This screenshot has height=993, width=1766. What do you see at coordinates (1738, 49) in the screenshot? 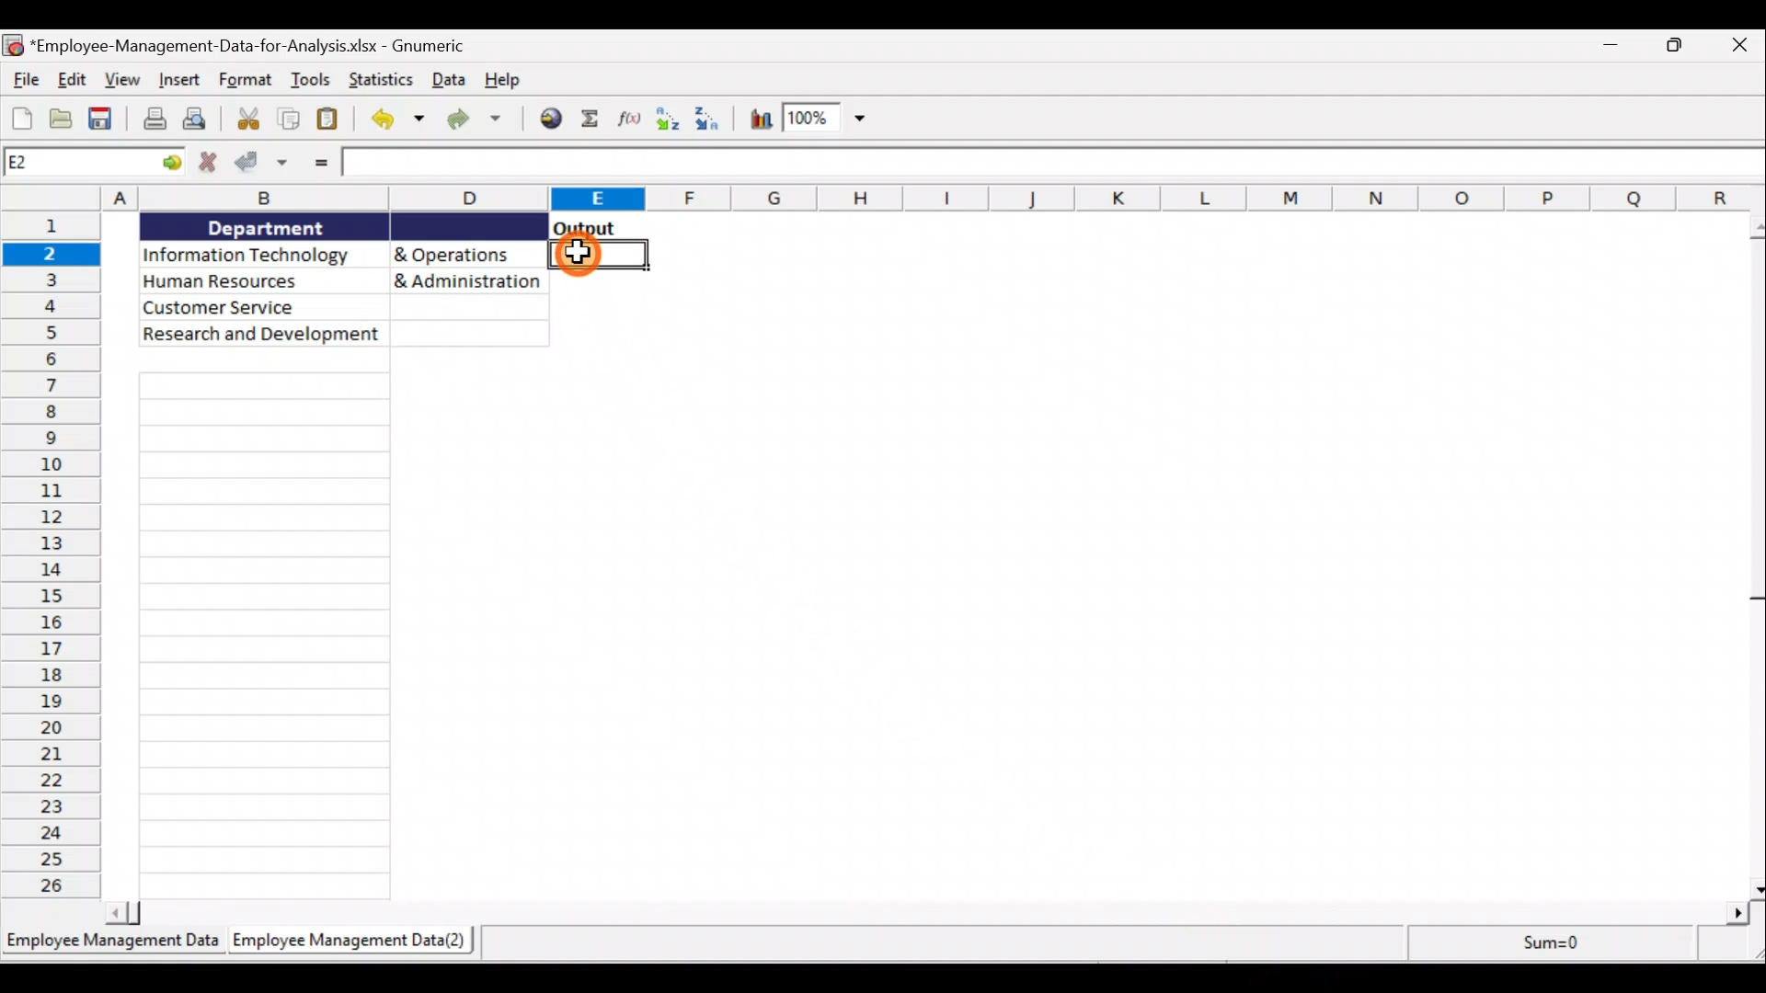
I see `Close` at bounding box center [1738, 49].